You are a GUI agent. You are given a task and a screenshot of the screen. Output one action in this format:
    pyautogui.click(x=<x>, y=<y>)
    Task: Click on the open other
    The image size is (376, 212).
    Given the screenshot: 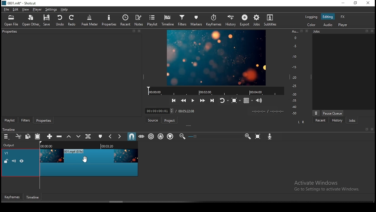 What is the action you would take?
    pyautogui.click(x=31, y=21)
    